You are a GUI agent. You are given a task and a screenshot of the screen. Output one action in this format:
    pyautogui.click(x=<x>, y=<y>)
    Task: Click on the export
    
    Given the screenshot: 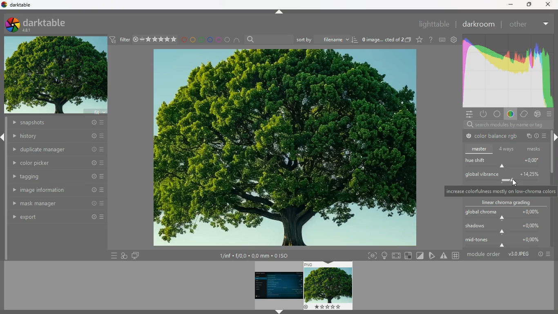 What is the action you would take?
    pyautogui.click(x=59, y=218)
    